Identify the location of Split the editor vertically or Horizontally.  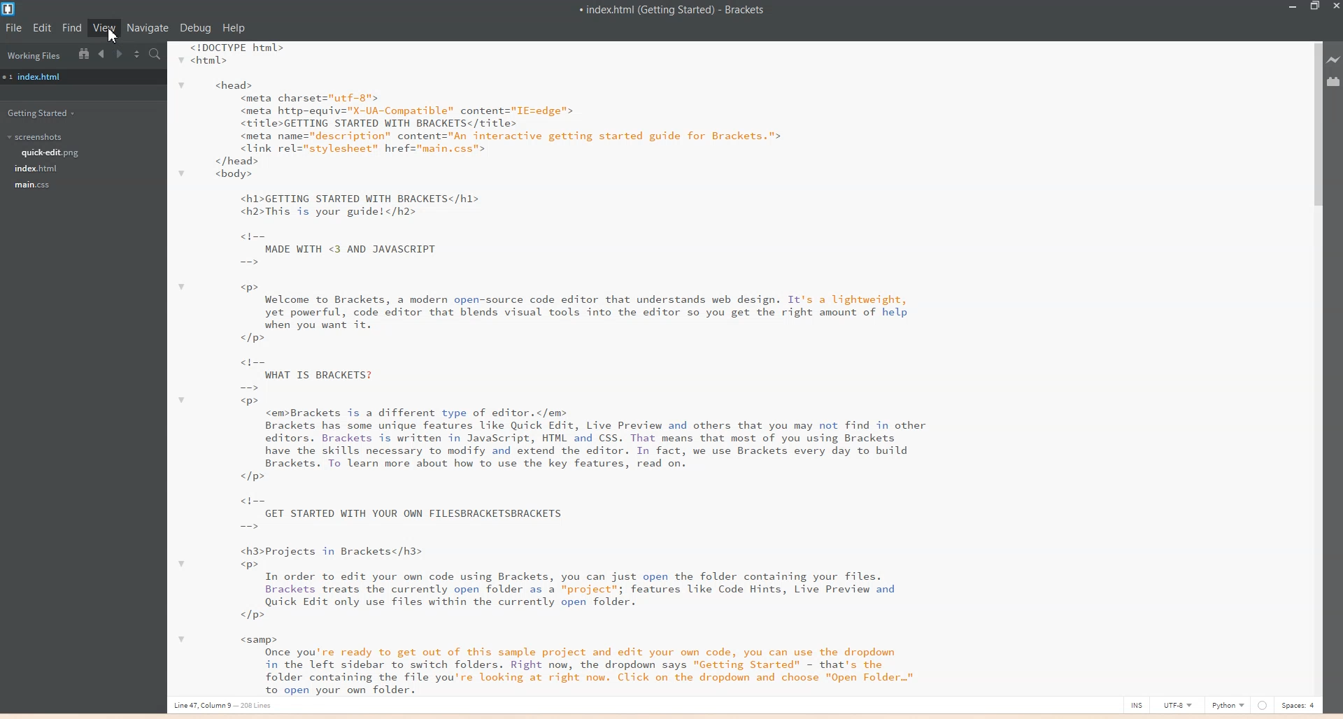
(138, 55).